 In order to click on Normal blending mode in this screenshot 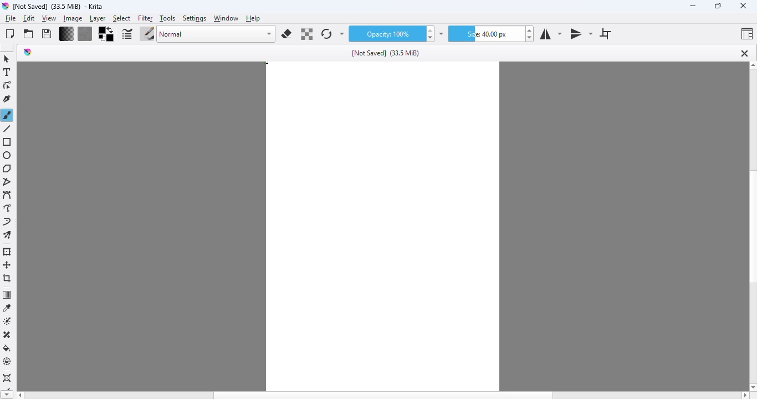, I will do `click(217, 34)`.